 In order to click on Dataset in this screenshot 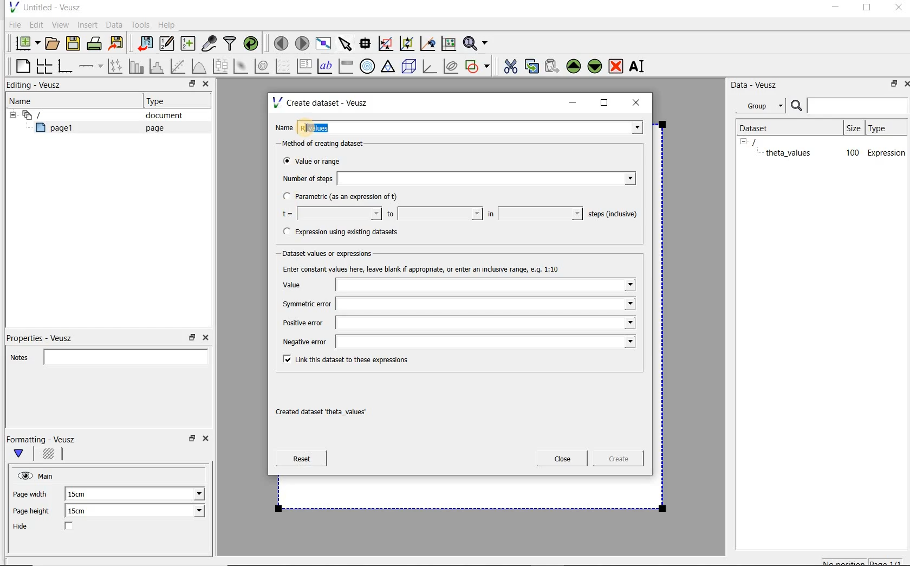, I will do `click(759, 127)`.